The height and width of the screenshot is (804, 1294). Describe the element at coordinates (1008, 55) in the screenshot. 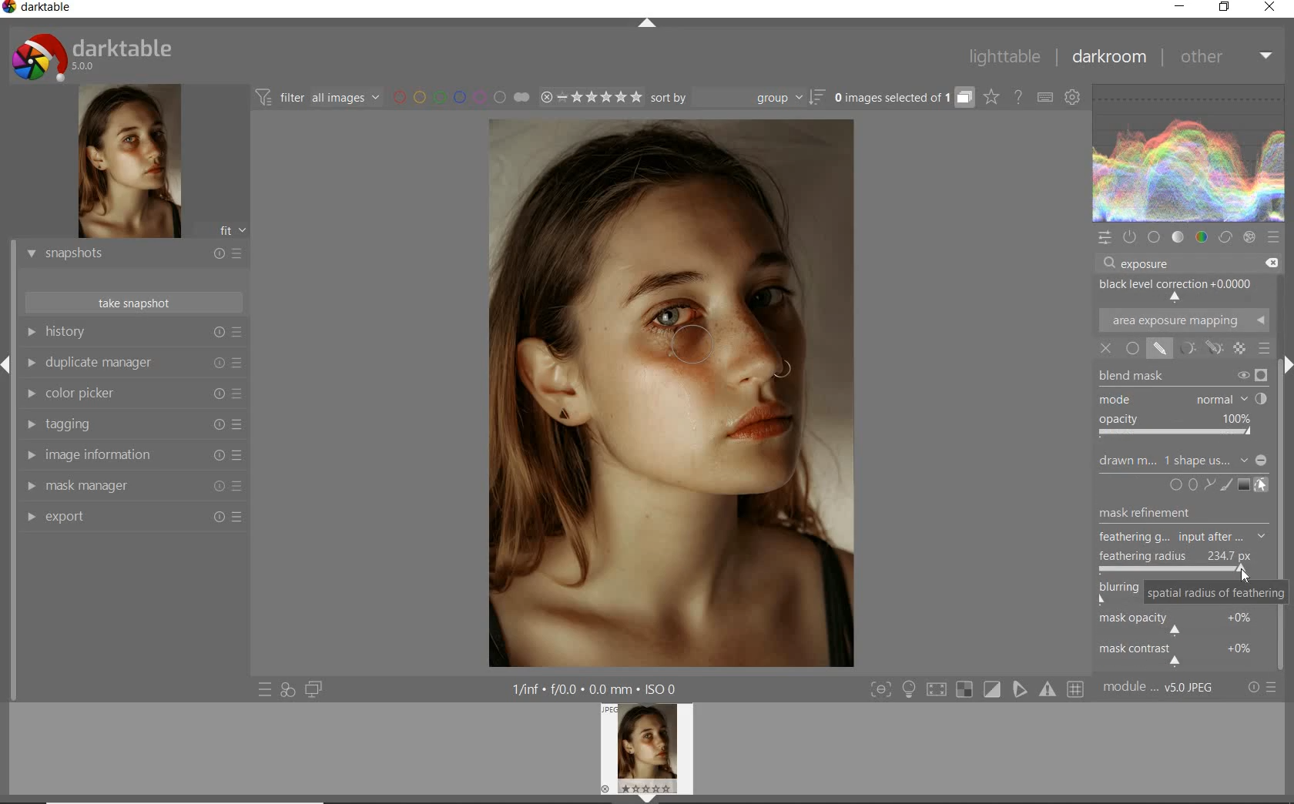

I see `lighttable` at that location.